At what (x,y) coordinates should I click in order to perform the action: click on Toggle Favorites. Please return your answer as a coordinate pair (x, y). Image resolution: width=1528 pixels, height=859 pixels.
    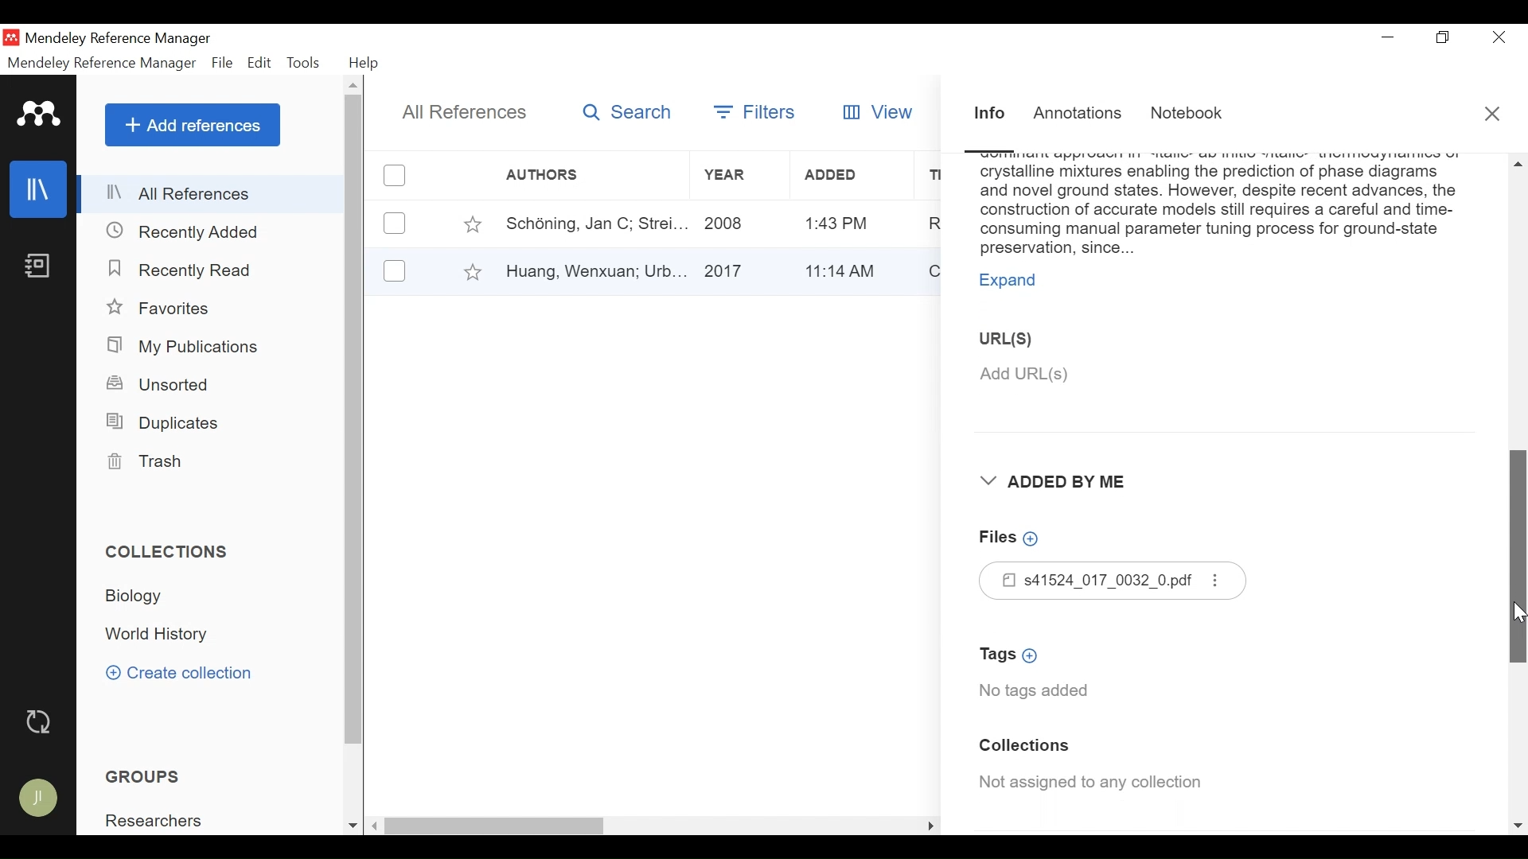
    Looking at the image, I should click on (472, 271).